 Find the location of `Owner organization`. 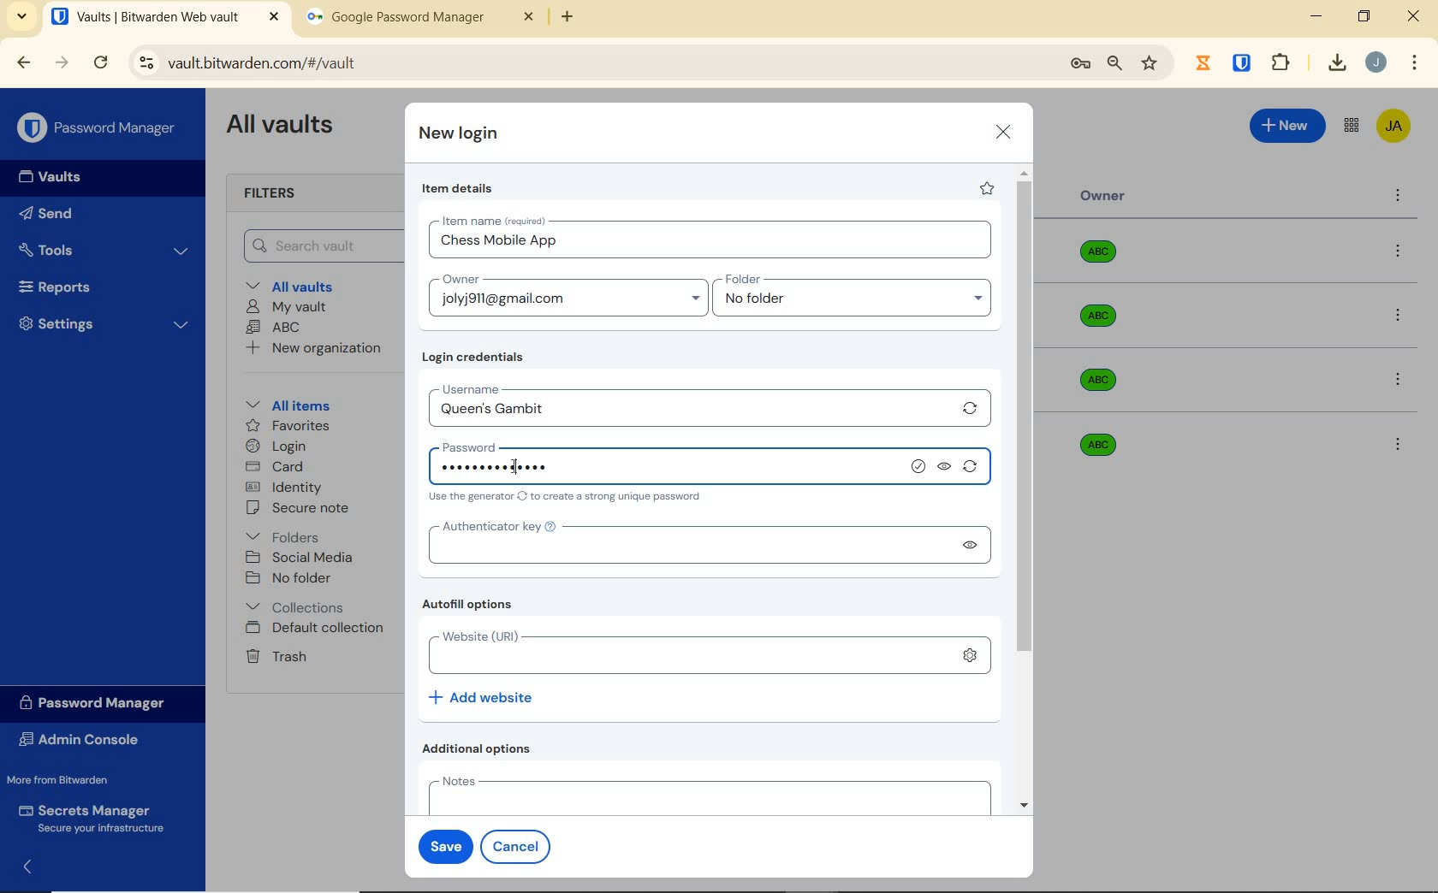

Owner organization is located at coordinates (1104, 258).